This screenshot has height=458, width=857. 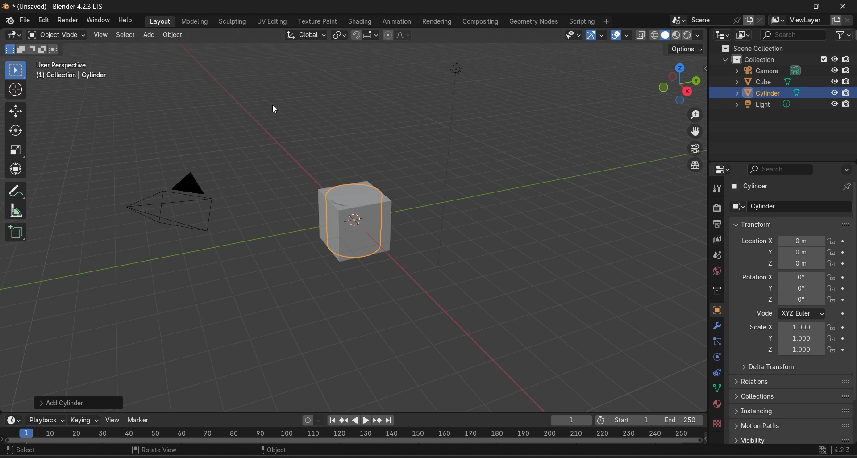 I want to click on minimize, so click(x=790, y=7).